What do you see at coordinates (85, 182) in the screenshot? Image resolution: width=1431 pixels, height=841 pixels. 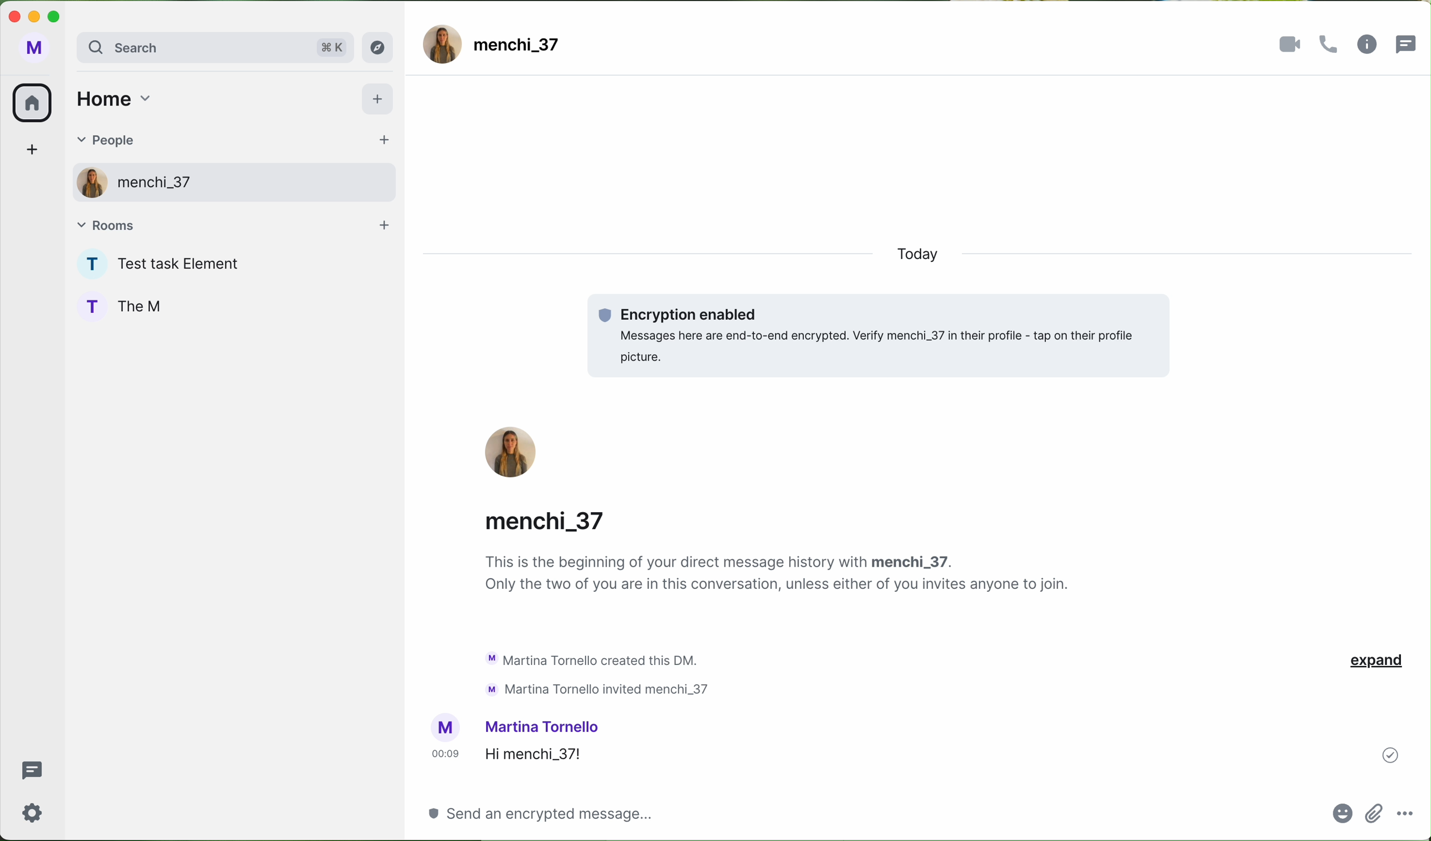 I see `profile` at bounding box center [85, 182].